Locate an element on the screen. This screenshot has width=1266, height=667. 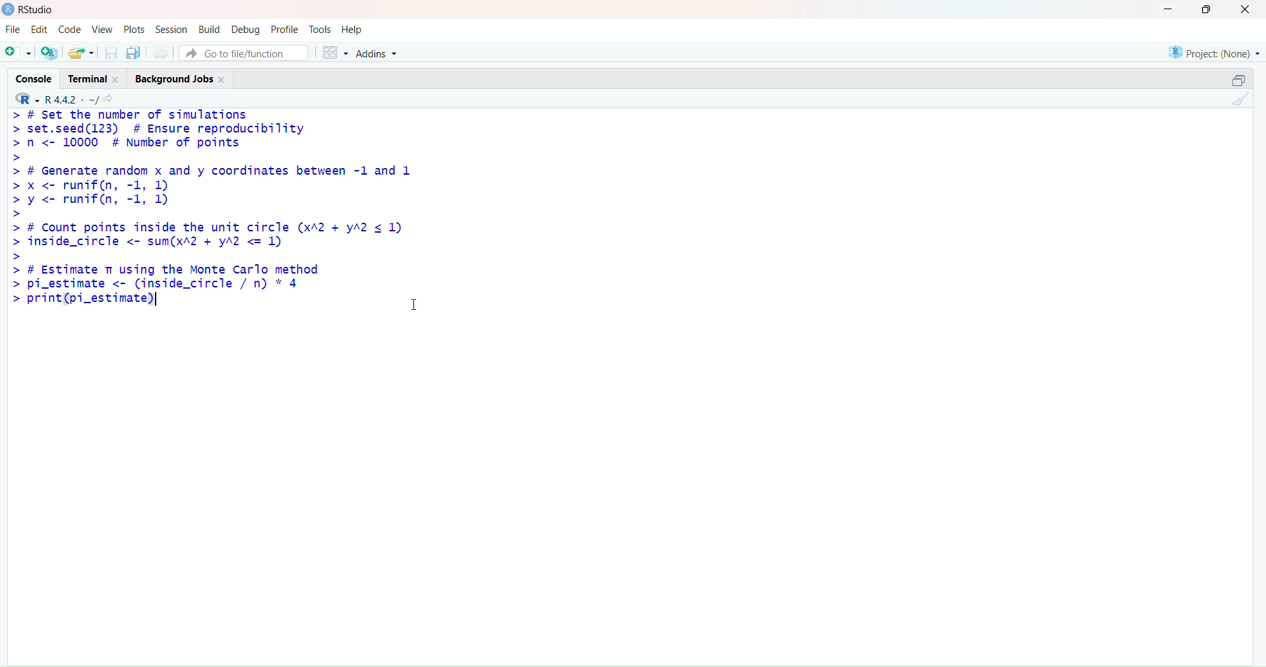
Debug is located at coordinates (248, 28).